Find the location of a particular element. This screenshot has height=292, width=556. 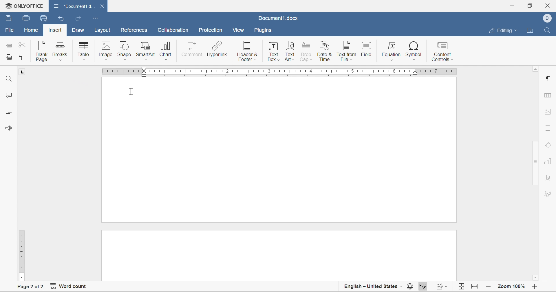

Comment is located at coordinates (192, 51).